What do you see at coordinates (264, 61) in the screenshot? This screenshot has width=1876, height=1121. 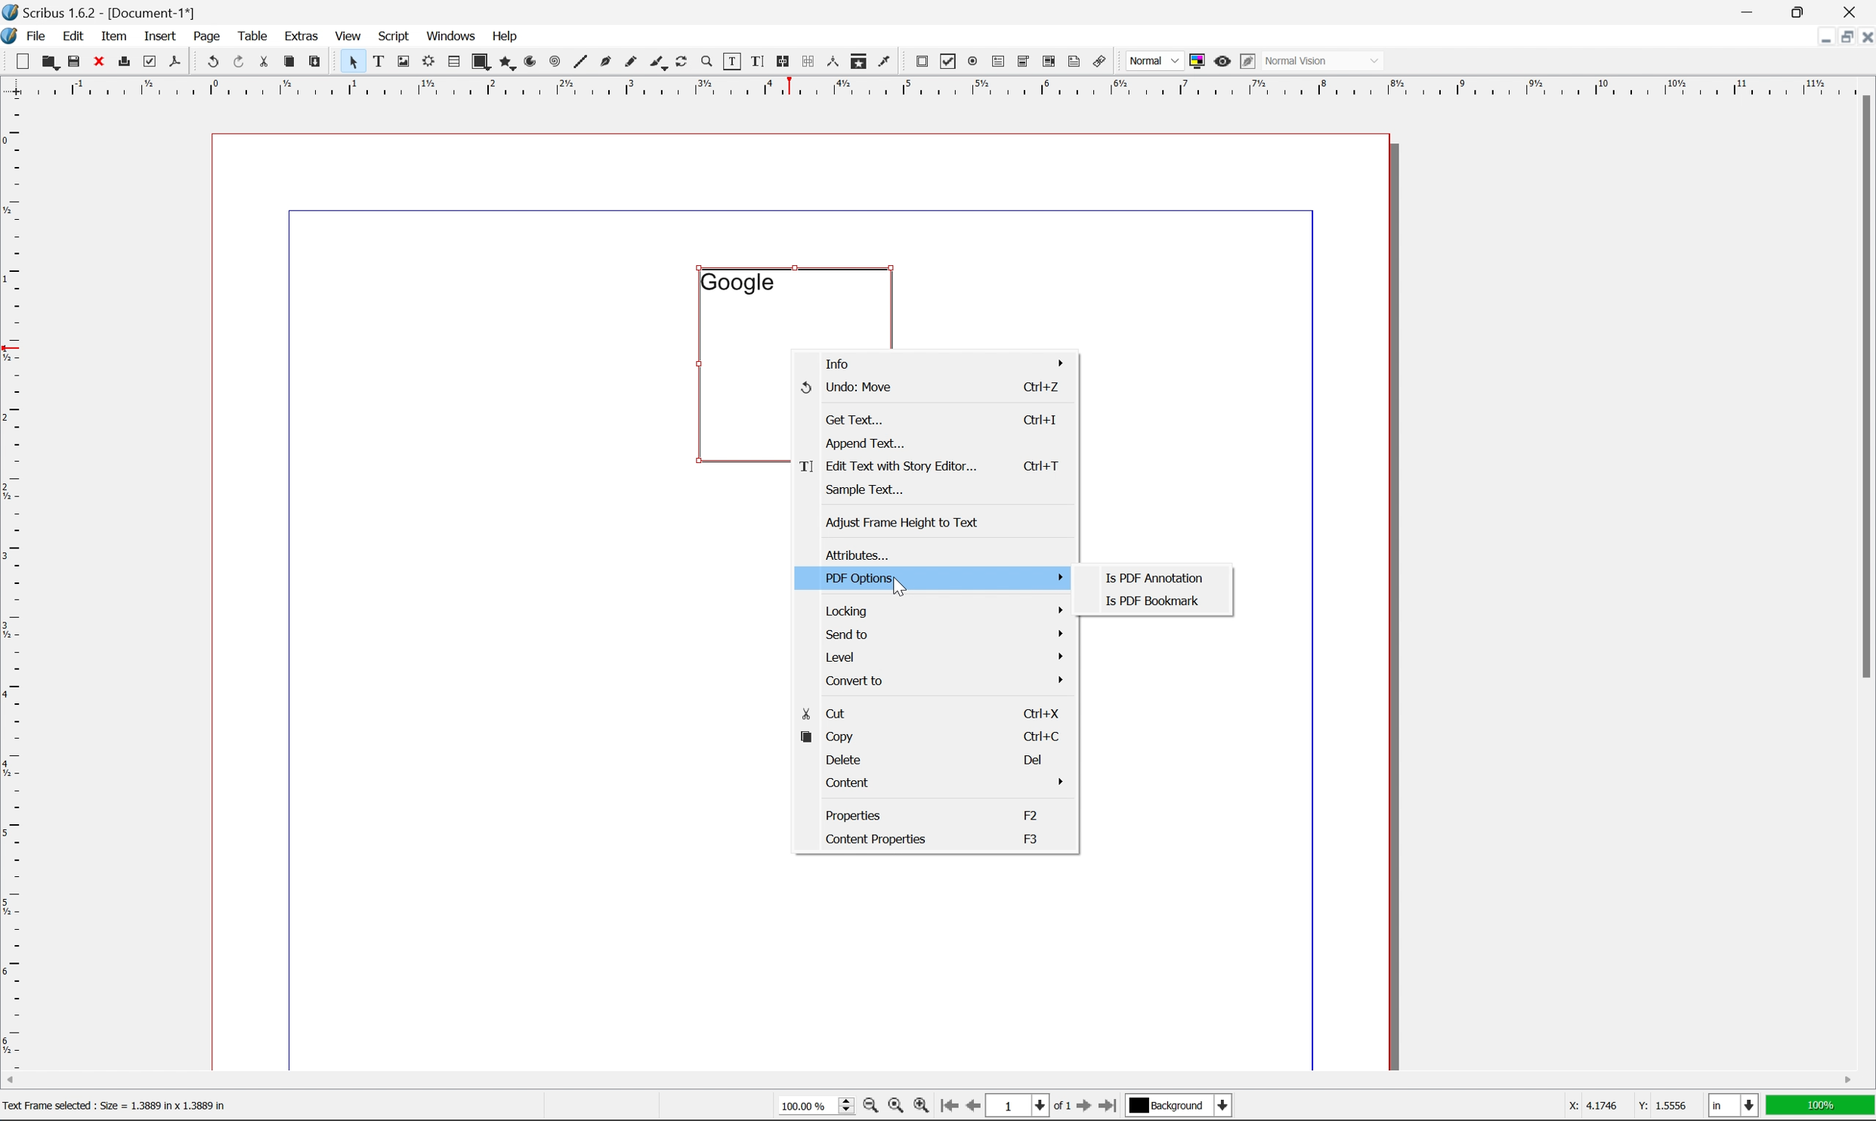 I see `cut` at bounding box center [264, 61].